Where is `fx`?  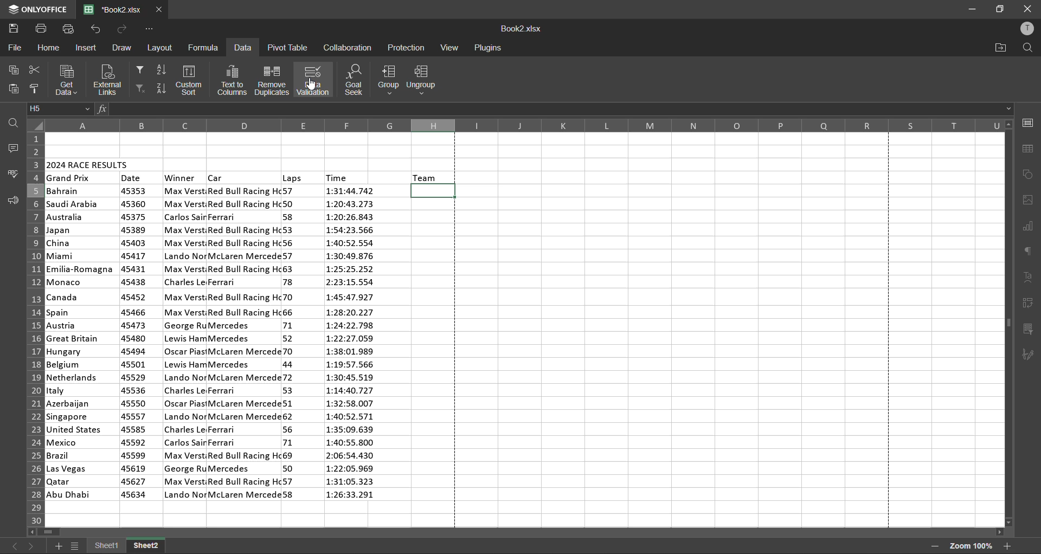
fx is located at coordinates (104, 111).